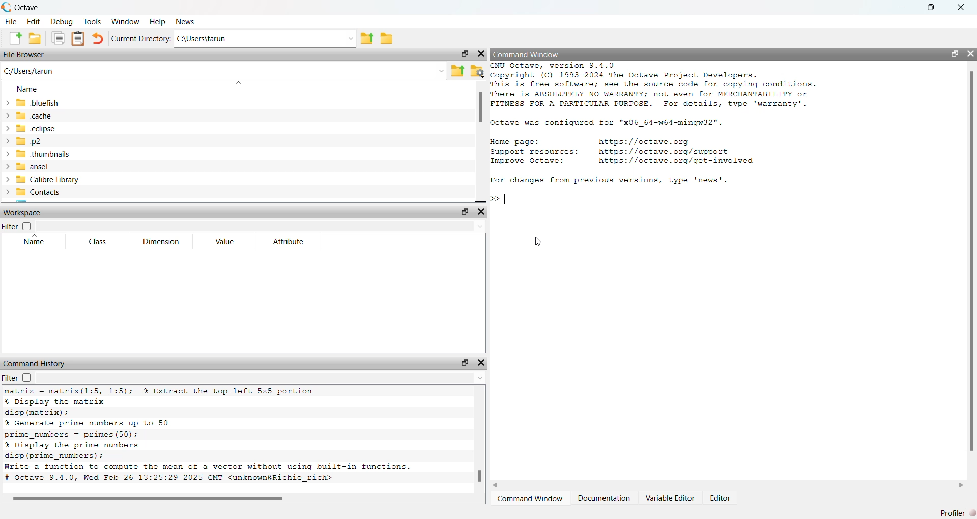 The height and width of the screenshot is (519, 977). I want to click on workspace, so click(22, 212).